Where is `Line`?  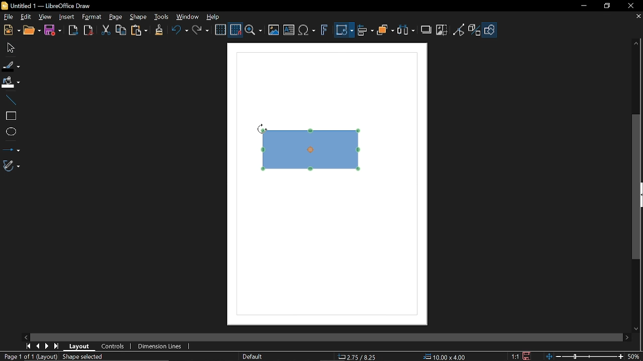 Line is located at coordinates (9, 100).